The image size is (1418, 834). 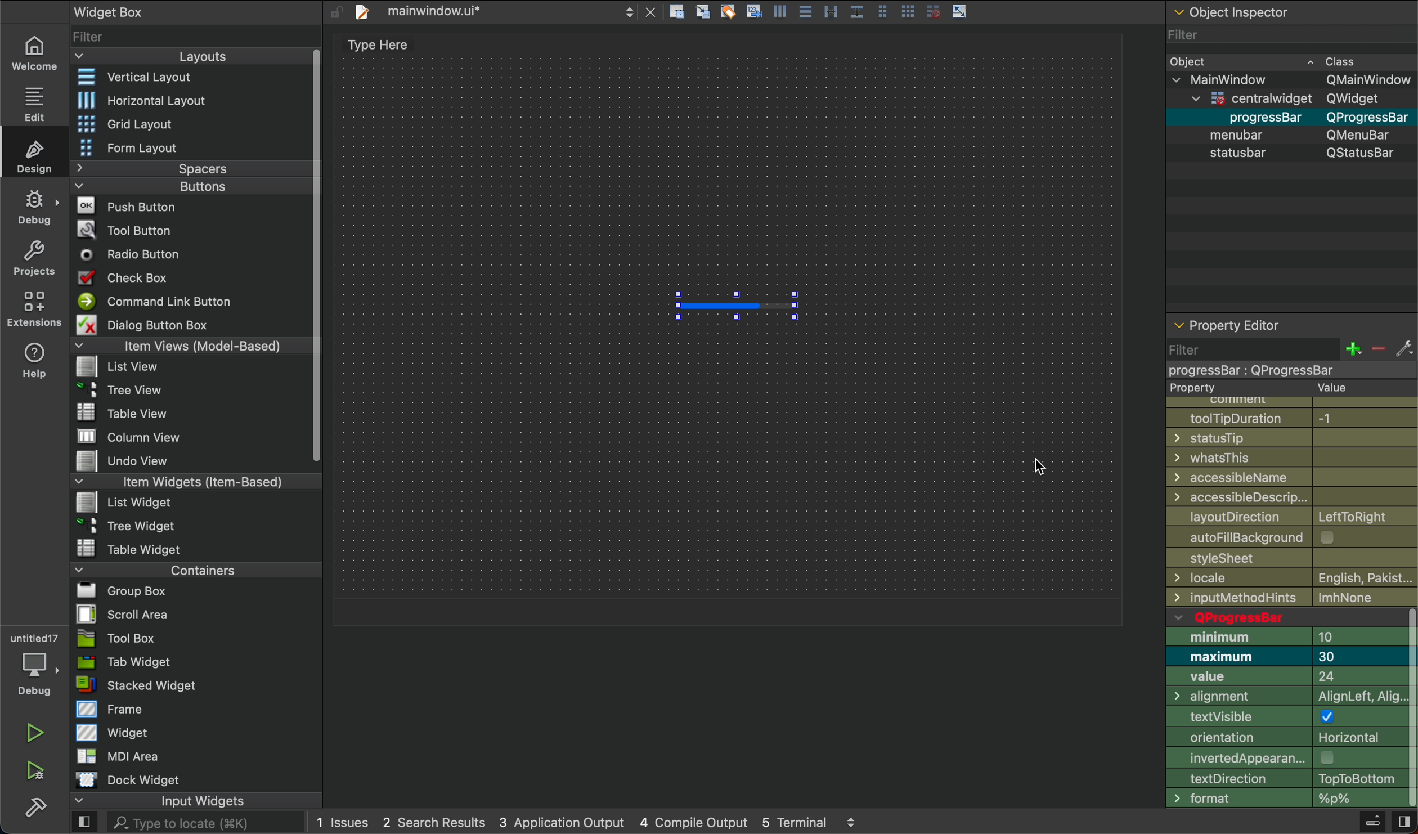 I want to click on Accessible design, so click(x=1292, y=497).